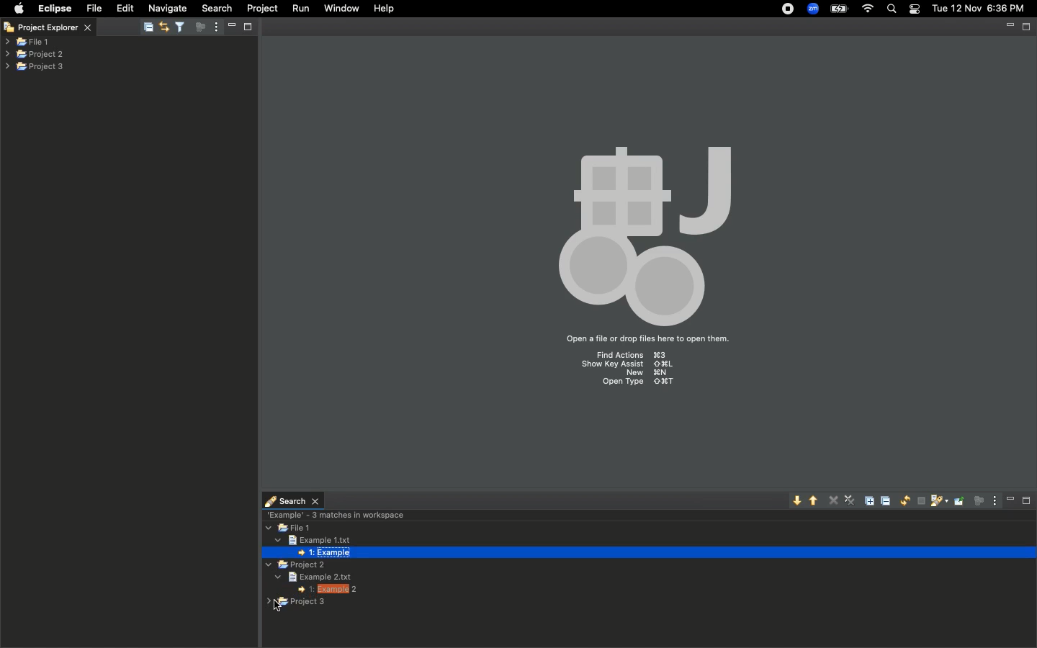 The width and height of the screenshot is (1037, 648). What do you see at coordinates (290, 528) in the screenshot?
I see `File 1` at bounding box center [290, 528].